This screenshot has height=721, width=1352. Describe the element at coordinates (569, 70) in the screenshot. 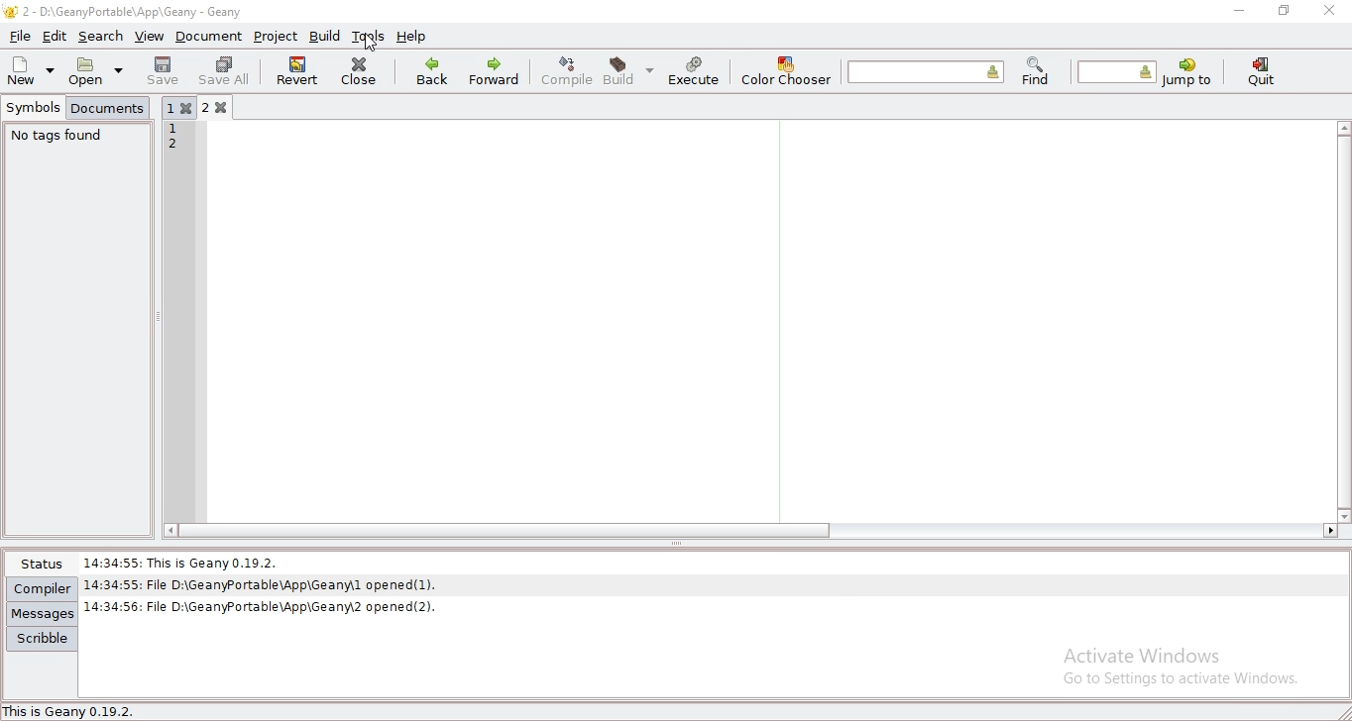

I see `compile` at that location.